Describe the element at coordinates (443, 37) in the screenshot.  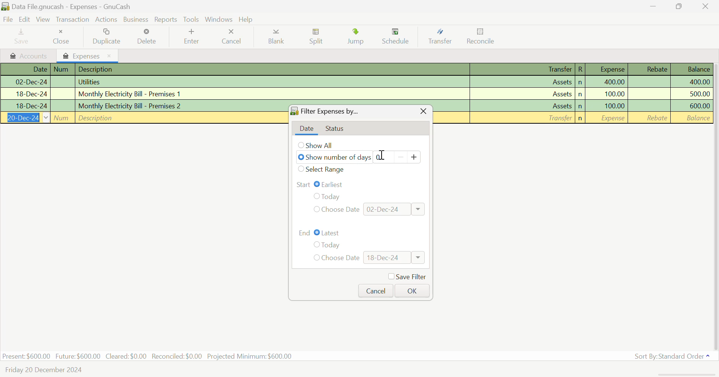
I see `Transfer` at that location.